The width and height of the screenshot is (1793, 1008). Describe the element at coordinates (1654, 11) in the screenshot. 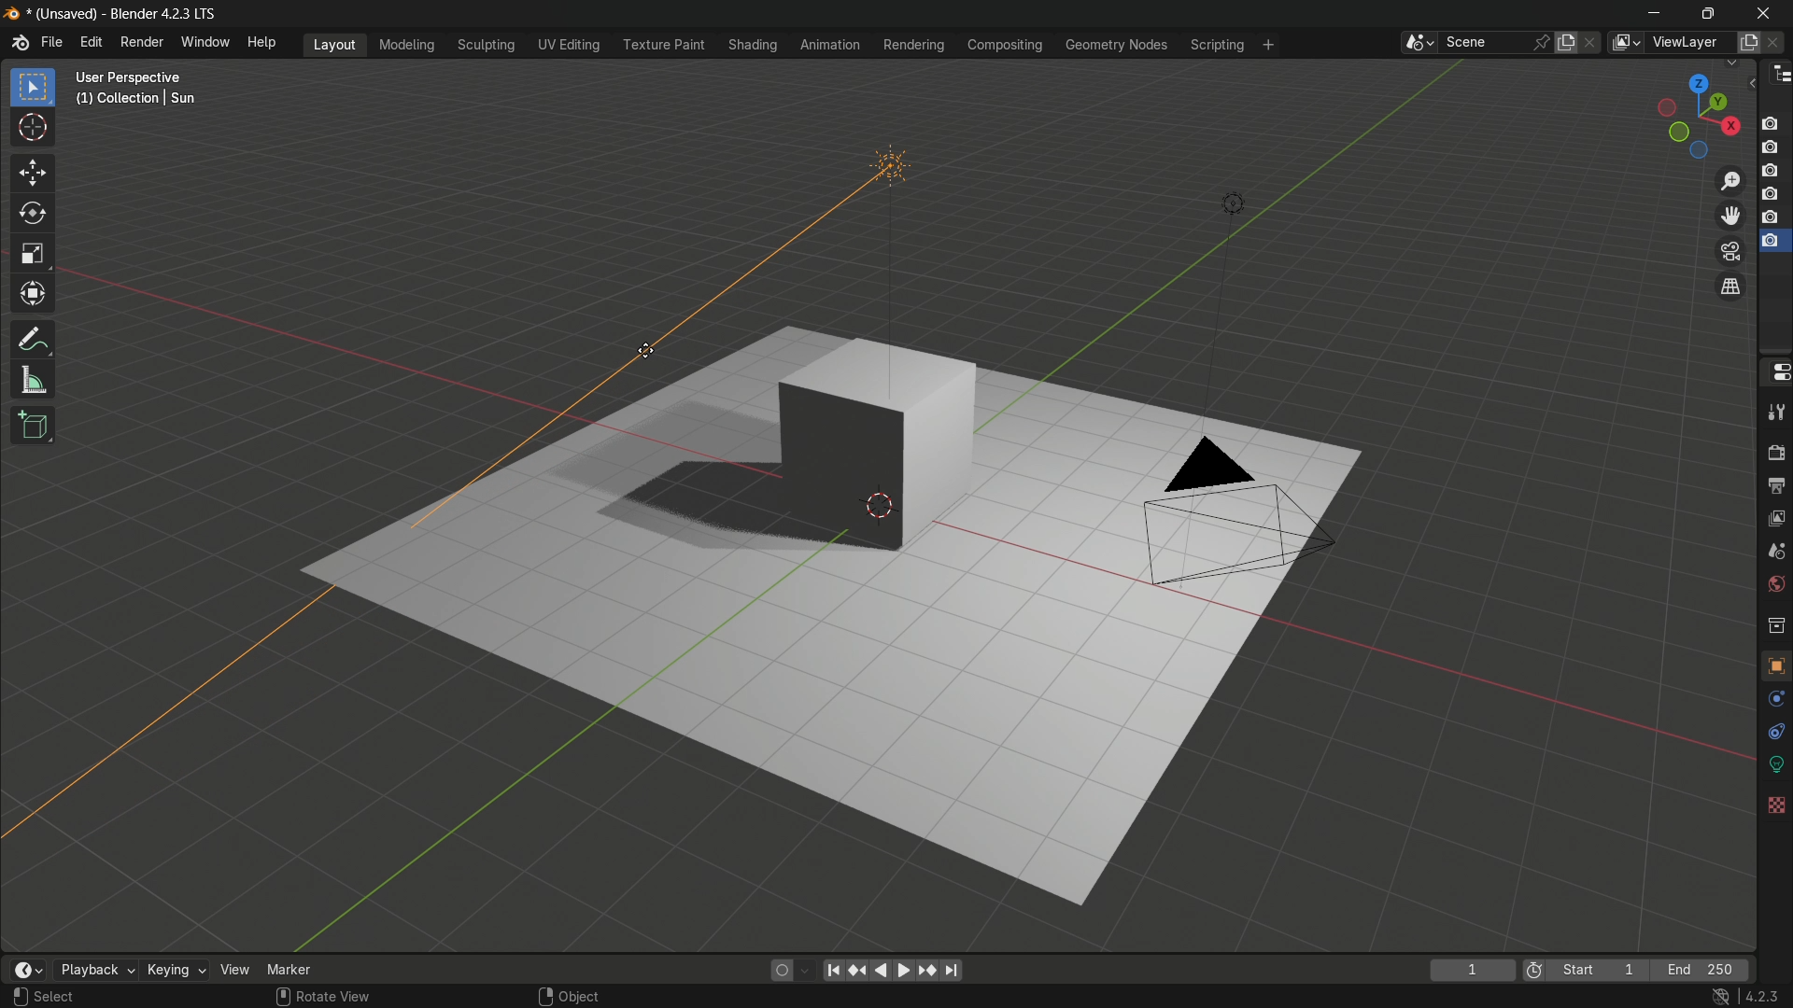

I see `minimize` at that location.